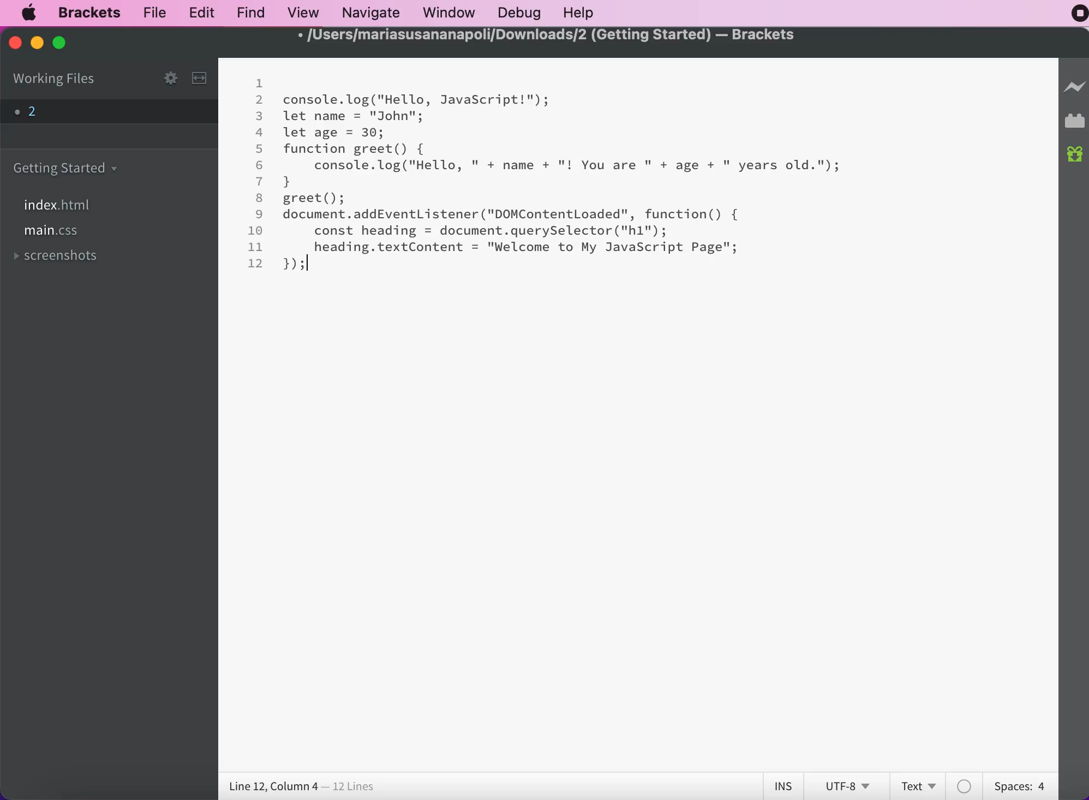  I want to click on getting started folder, so click(71, 167).